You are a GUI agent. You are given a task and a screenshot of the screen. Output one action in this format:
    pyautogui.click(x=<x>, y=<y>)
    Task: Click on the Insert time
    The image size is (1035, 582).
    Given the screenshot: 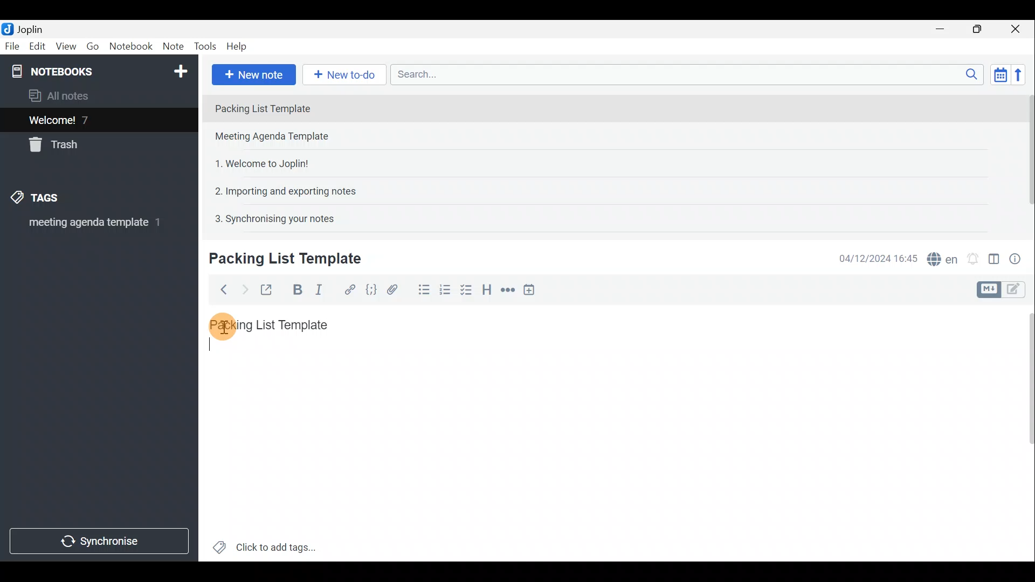 What is the action you would take?
    pyautogui.click(x=533, y=289)
    